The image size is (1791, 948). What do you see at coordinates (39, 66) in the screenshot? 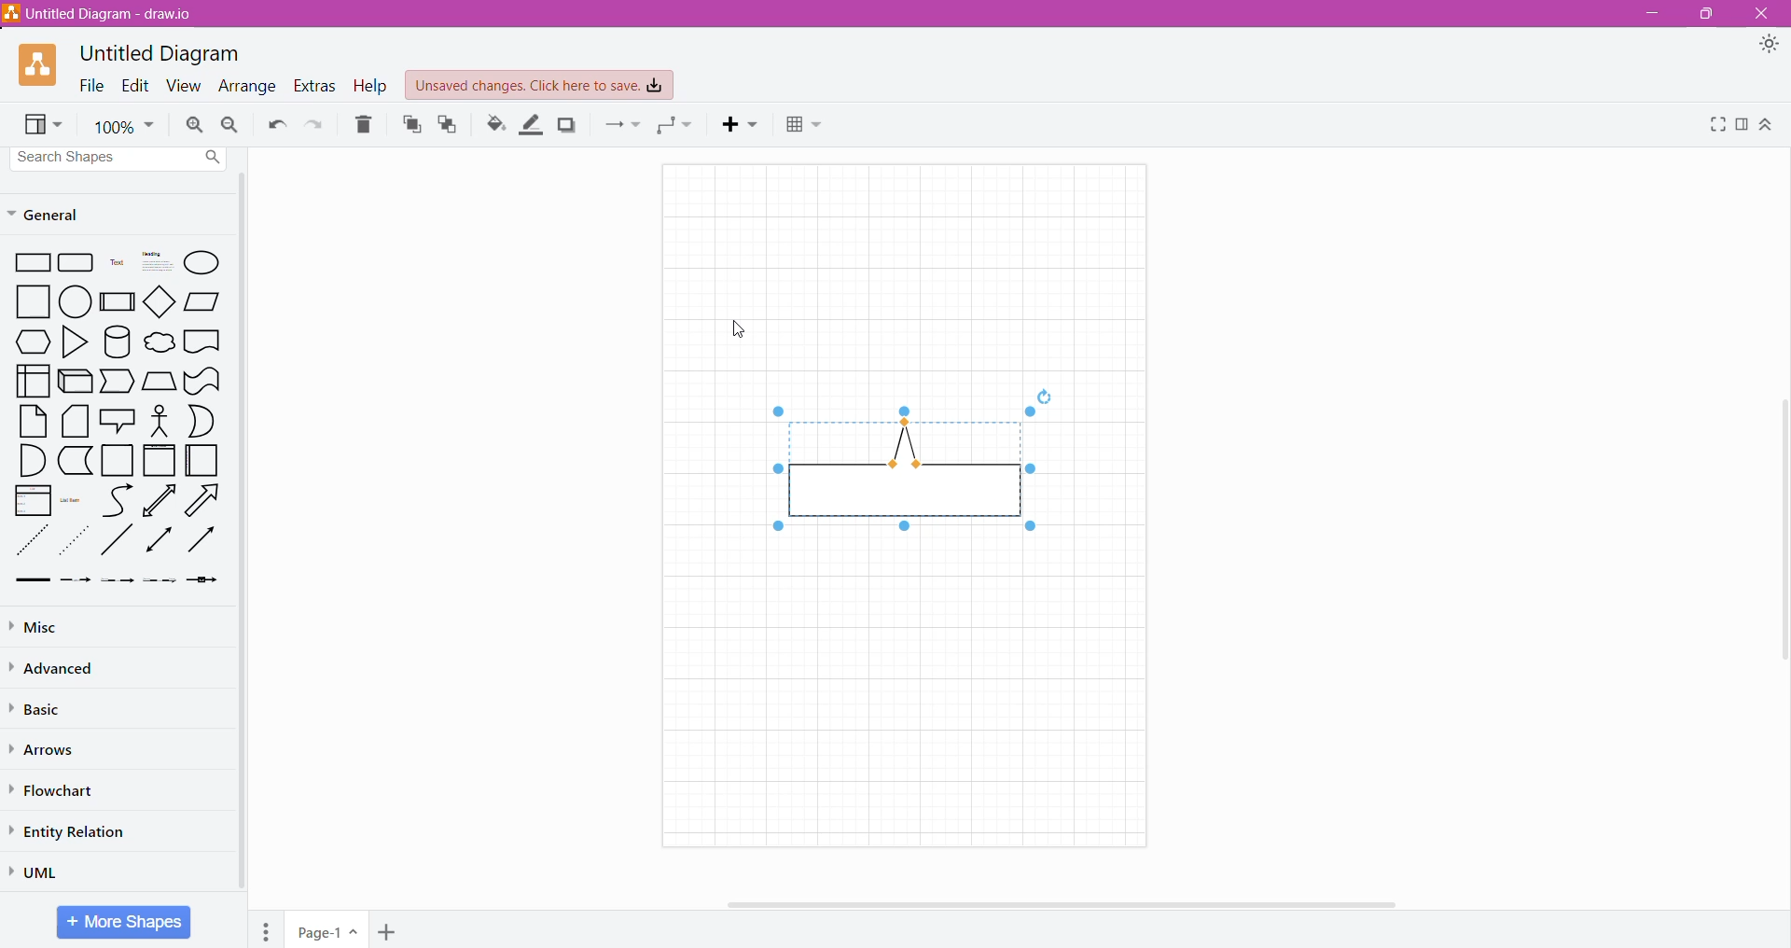
I see `Application Logo` at bounding box center [39, 66].